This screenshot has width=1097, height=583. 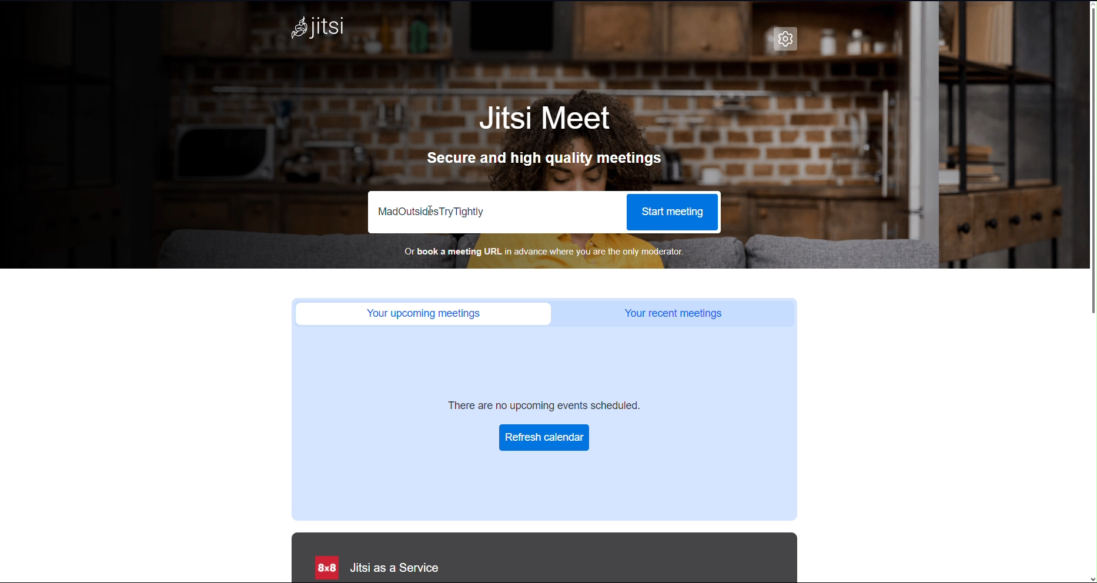 I want to click on Start Meeting, so click(x=674, y=213).